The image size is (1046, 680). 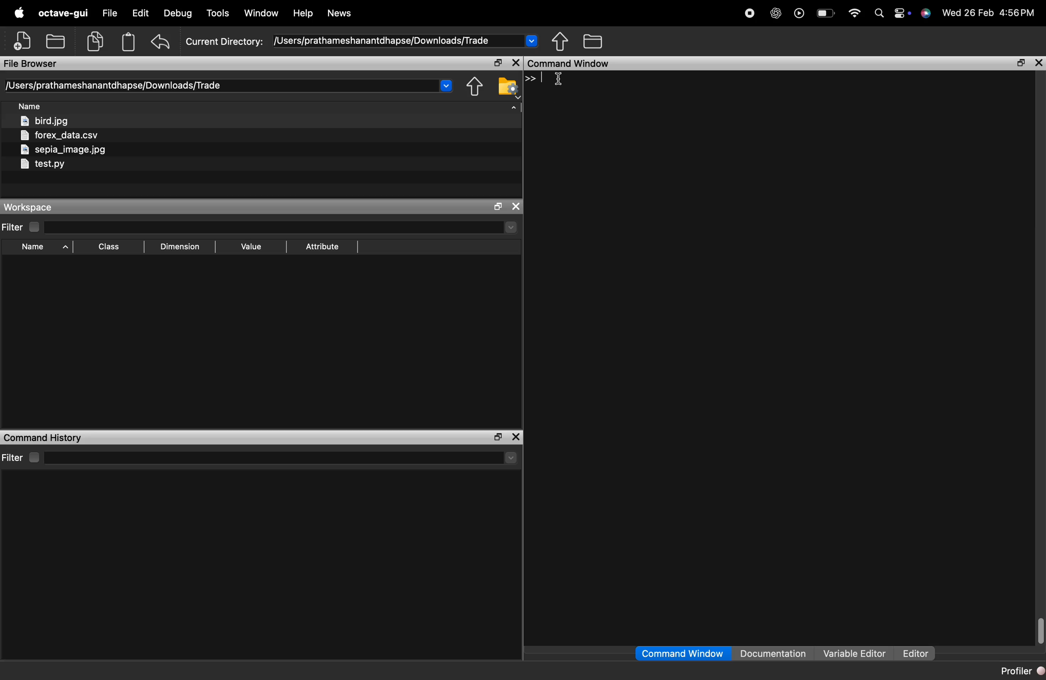 What do you see at coordinates (775, 654) in the screenshot?
I see `Documentation` at bounding box center [775, 654].